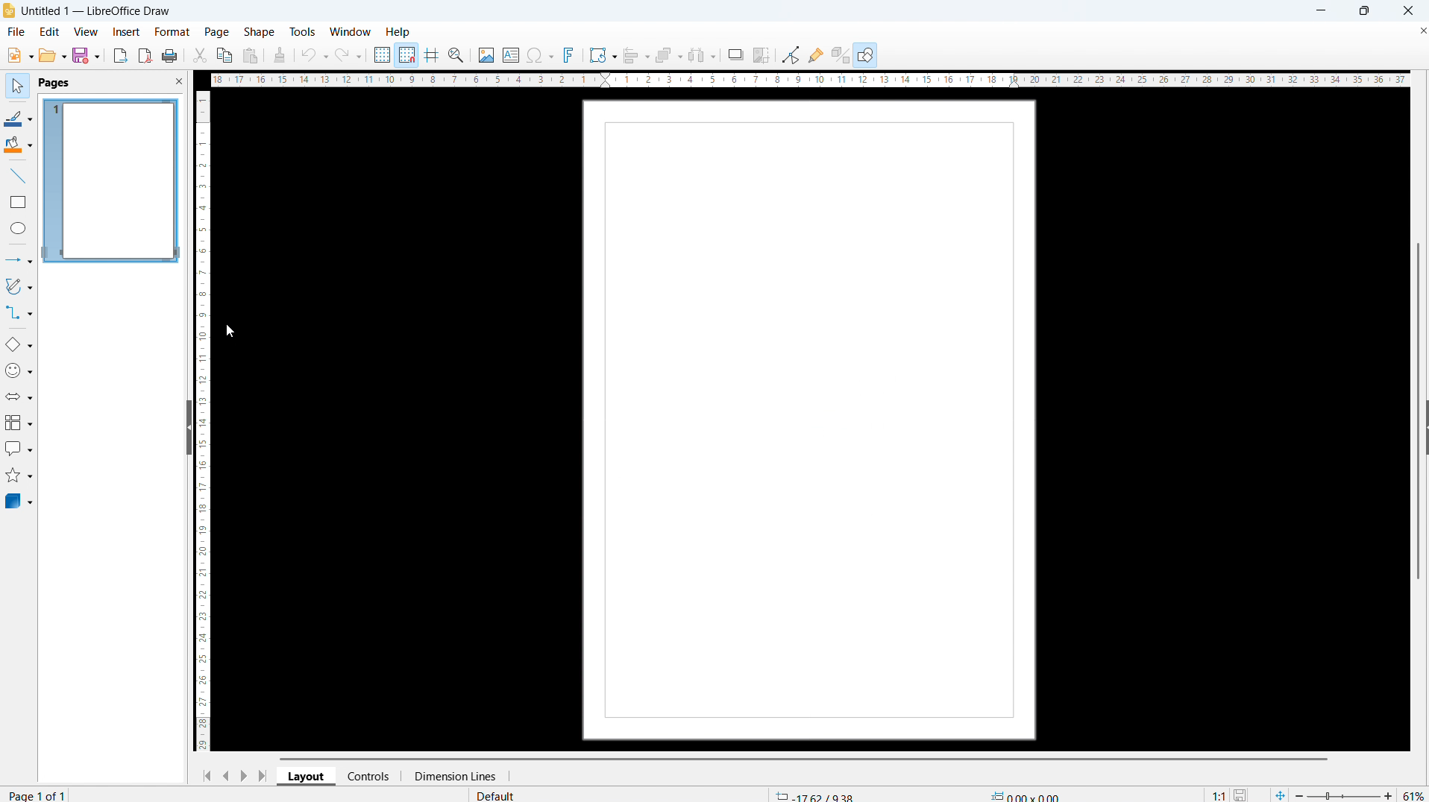  What do you see at coordinates (19, 314) in the screenshot?
I see `connectors` at bounding box center [19, 314].